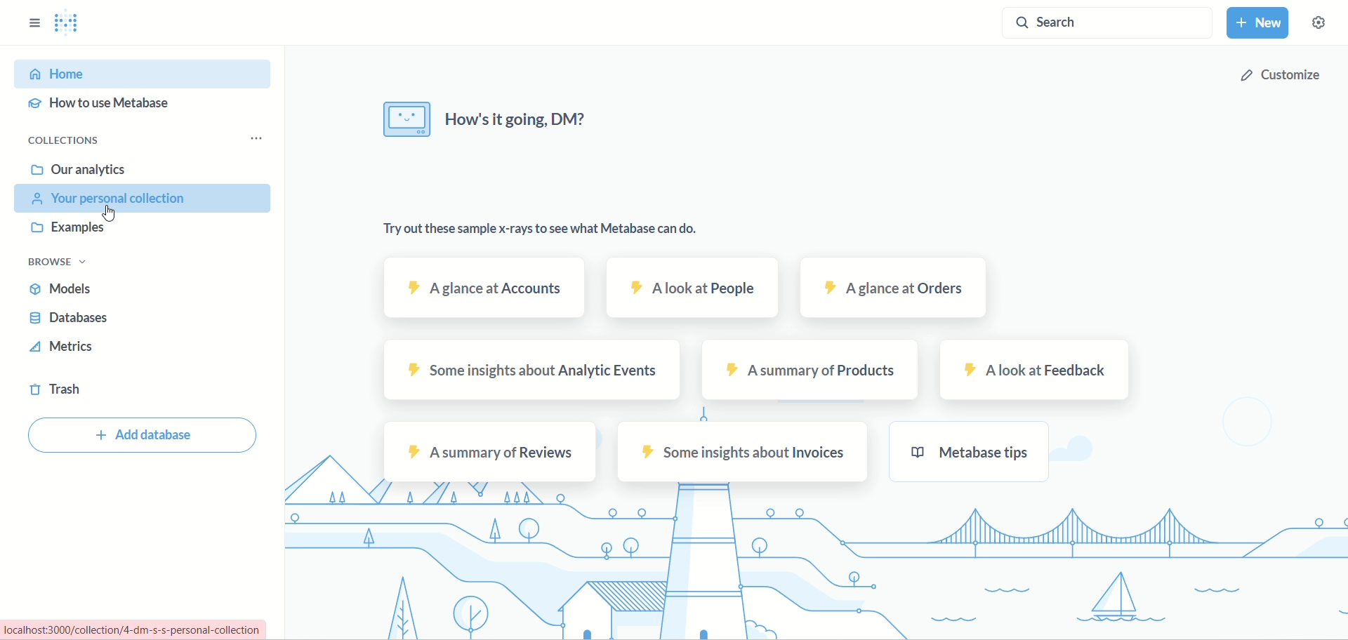 The image size is (1348, 640). What do you see at coordinates (1326, 27) in the screenshot?
I see `settings` at bounding box center [1326, 27].